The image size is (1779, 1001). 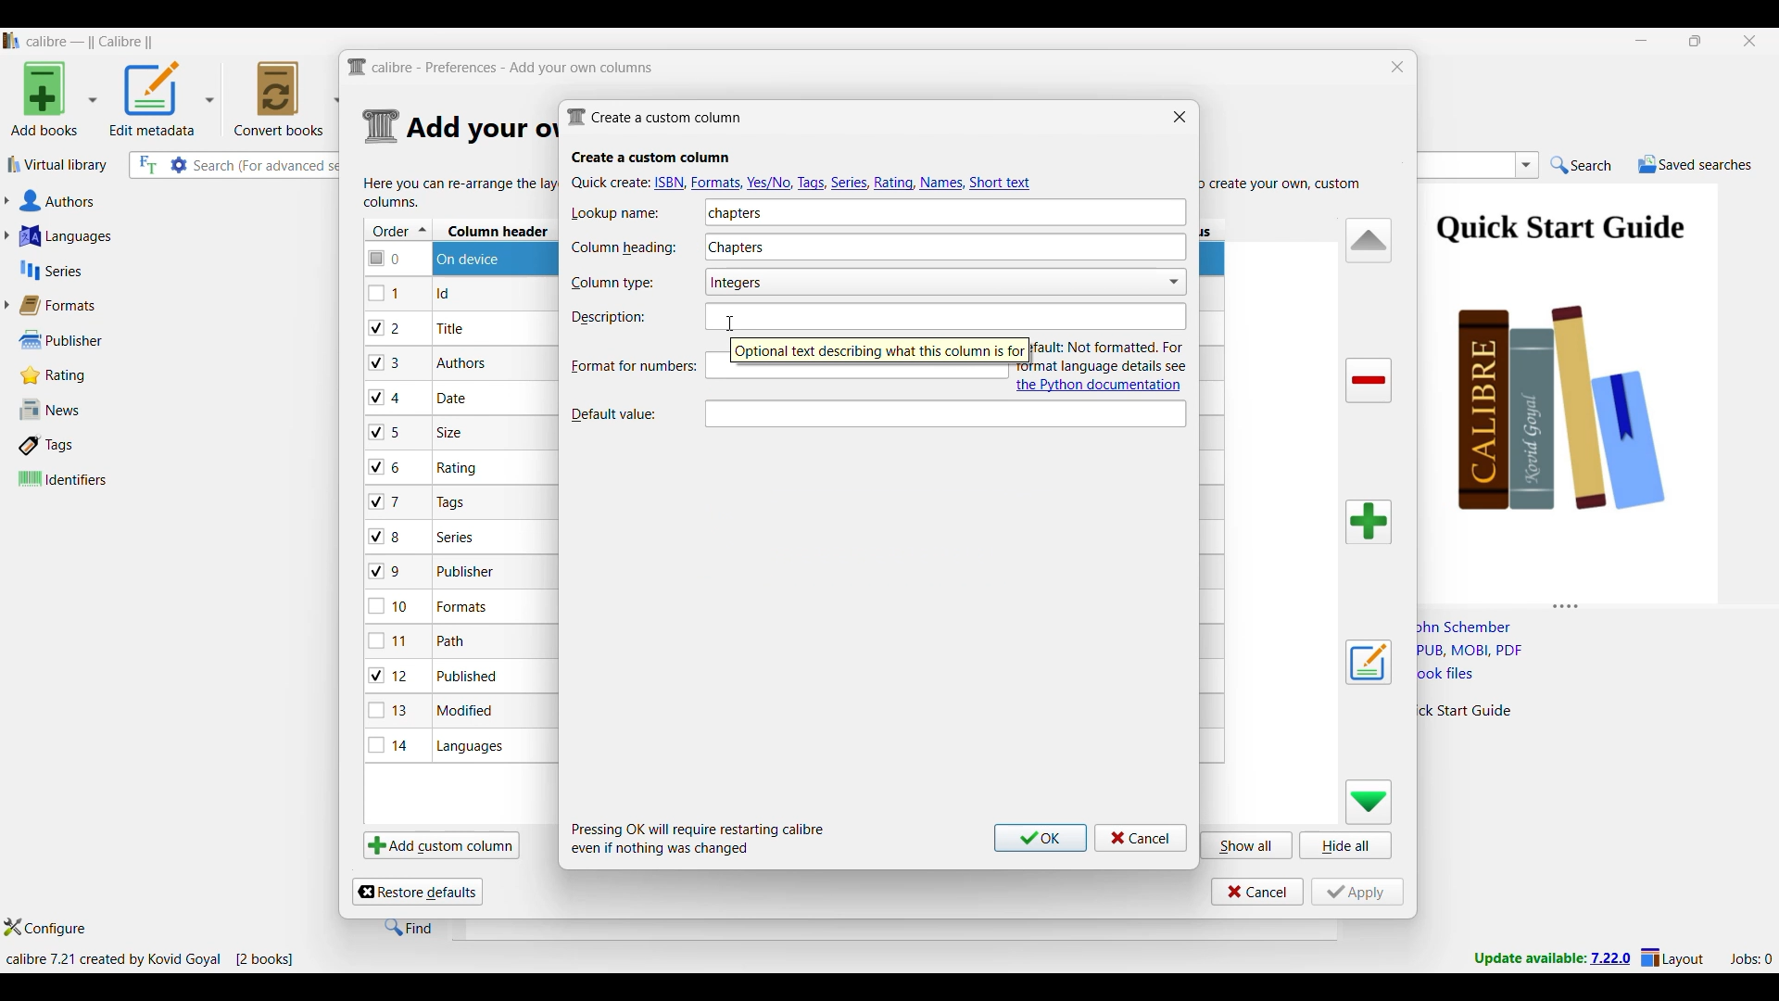 I want to click on Description of current selection by cursor, so click(x=874, y=350).